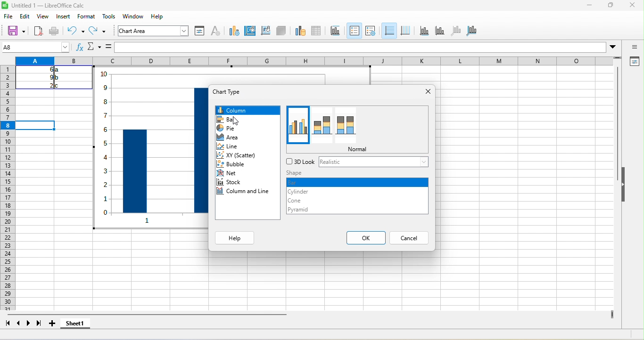 This screenshot has height=340, width=644. Describe the element at coordinates (631, 48) in the screenshot. I see `sidebar settings` at that location.